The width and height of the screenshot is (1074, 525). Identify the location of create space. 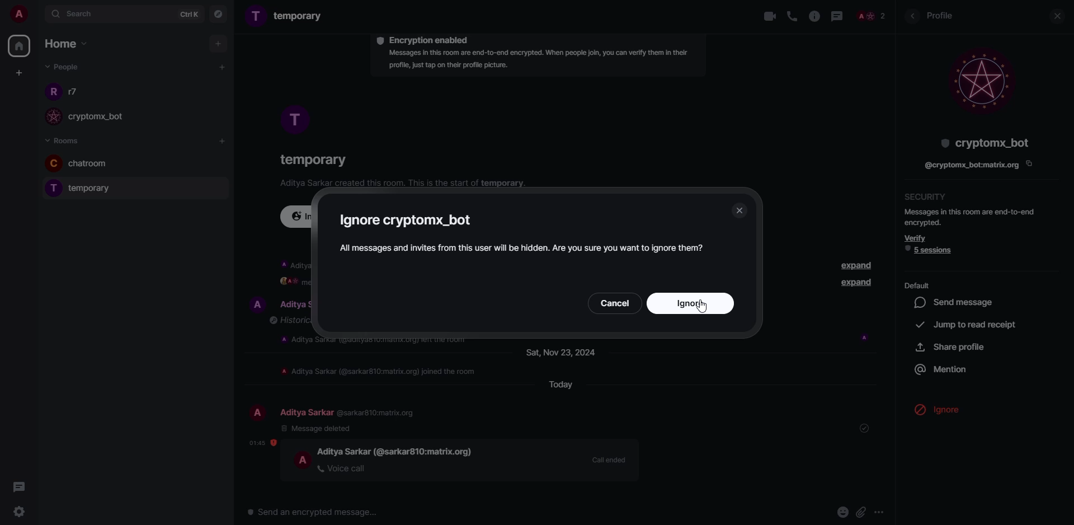
(19, 72).